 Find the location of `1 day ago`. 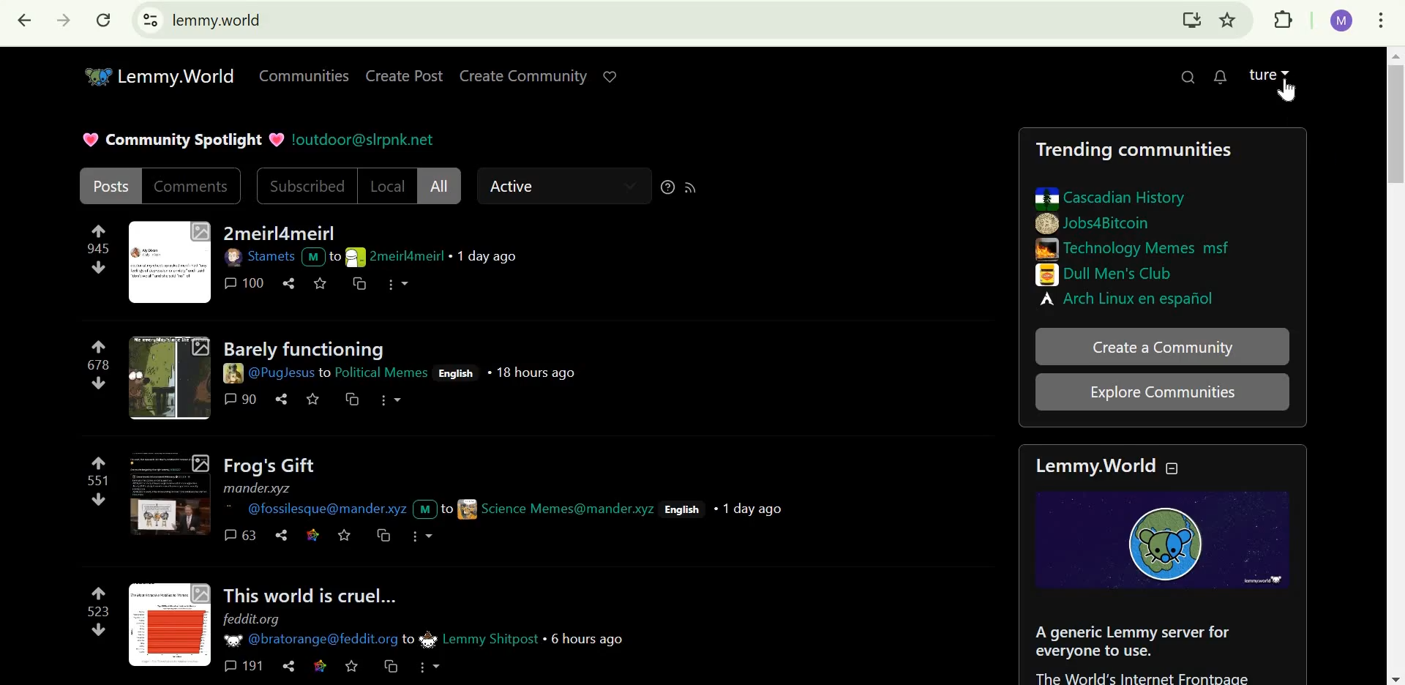

1 day ago is located at coordinates (487, 257).